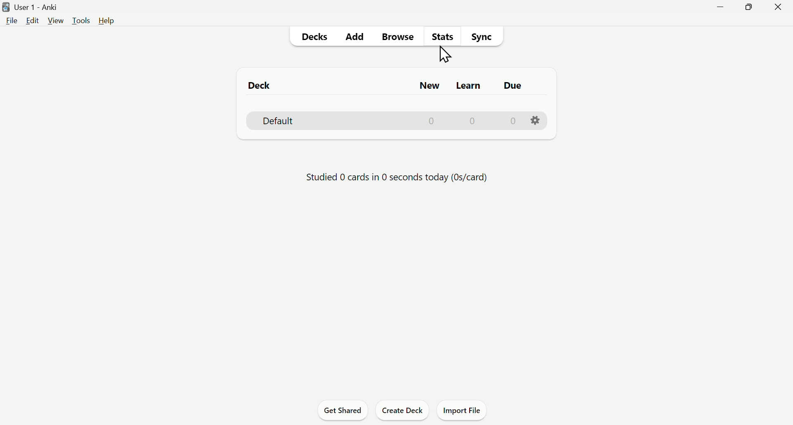 The image size is (793, 425). What do you see at coordinates (513, 120) in the screenshot?
I see `0` at bounding box center [513, 120].